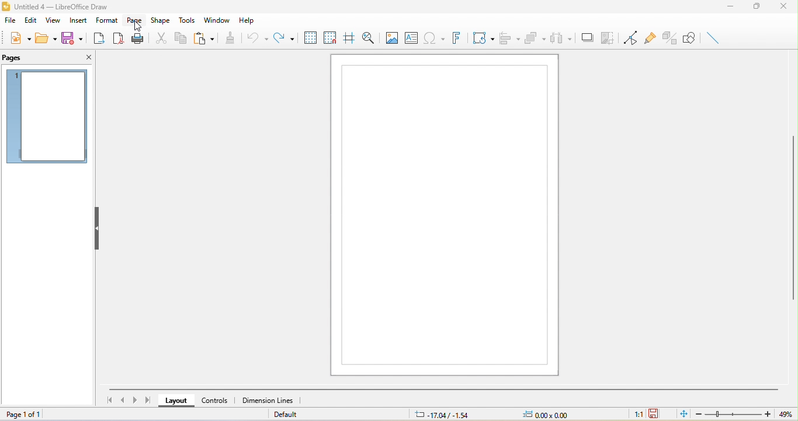 This screenshot has height=421, width=798. Describe the element at coordinates (390, 37) in the screenshot. I see `image` at that location.